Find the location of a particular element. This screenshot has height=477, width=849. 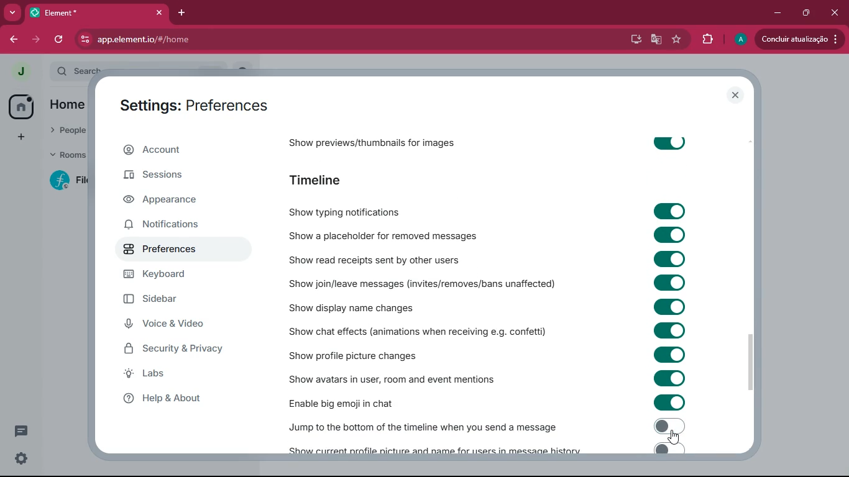

search is located at coordinates (83, 68).